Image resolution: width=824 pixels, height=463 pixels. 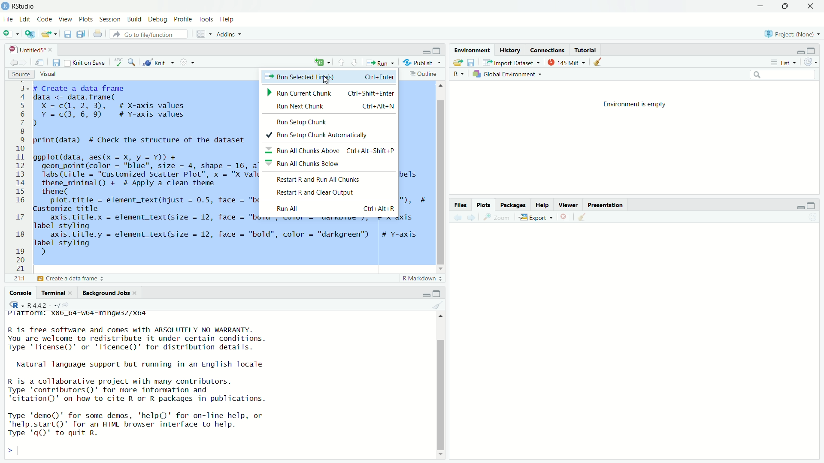 What do you see at coordinates (111, 20) in the screenshot?
I see `Session` at bounding box center [111, 20].